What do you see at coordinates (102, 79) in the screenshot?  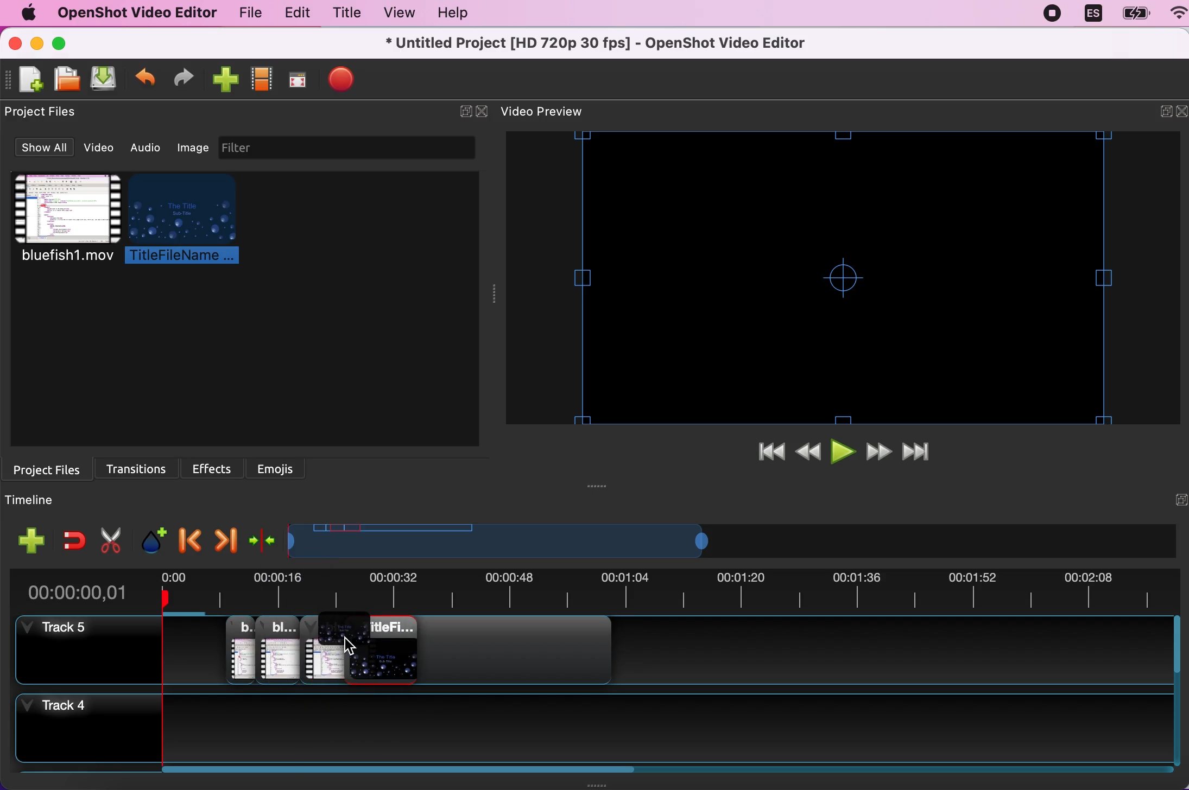 I see `save project` at bounding box center [102, 79].